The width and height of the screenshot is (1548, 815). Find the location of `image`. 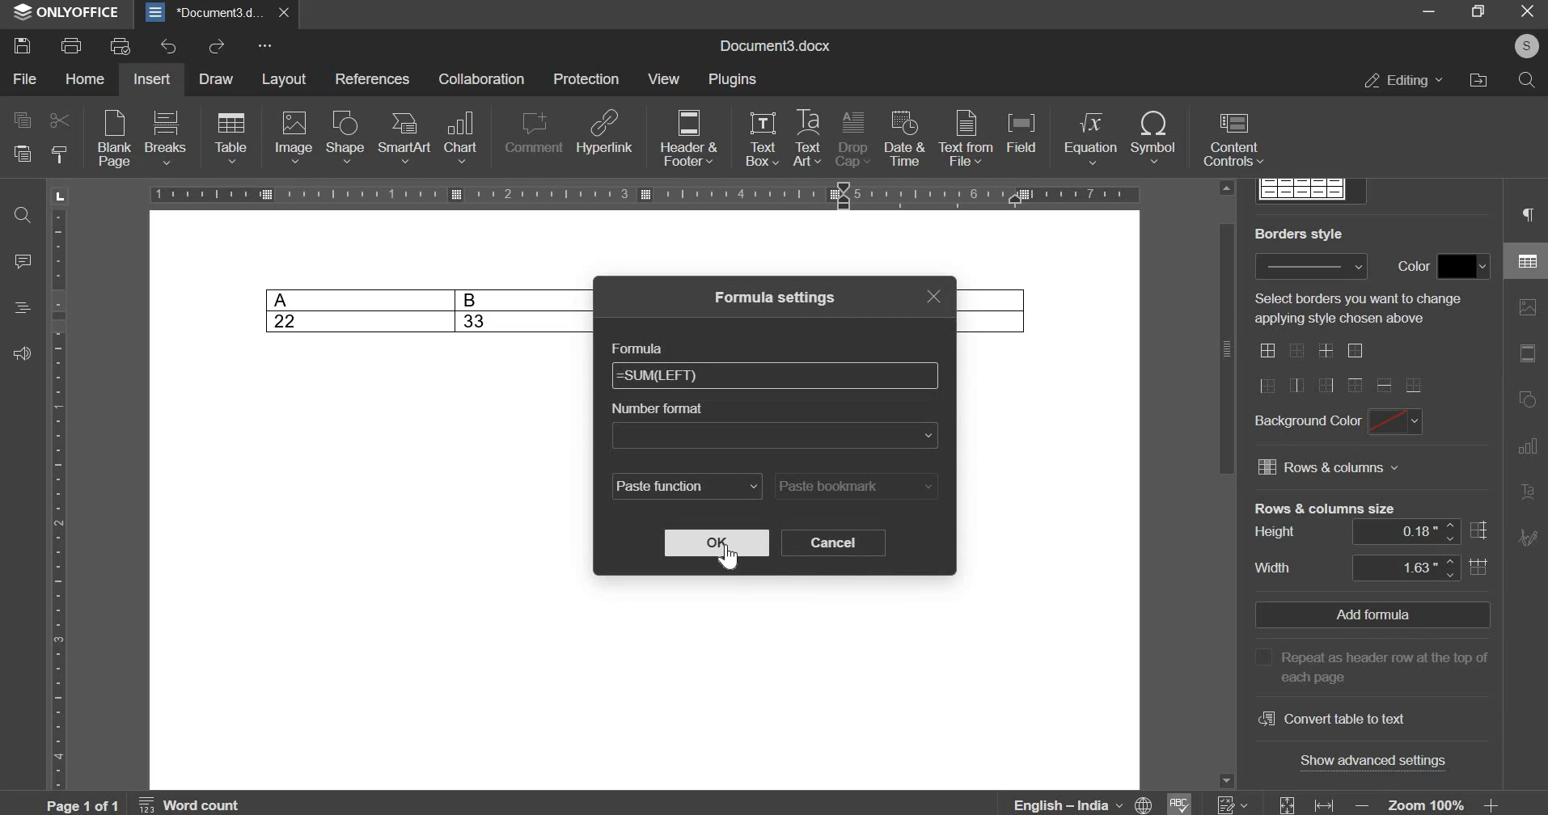

image is located at coordinates (294, 137).